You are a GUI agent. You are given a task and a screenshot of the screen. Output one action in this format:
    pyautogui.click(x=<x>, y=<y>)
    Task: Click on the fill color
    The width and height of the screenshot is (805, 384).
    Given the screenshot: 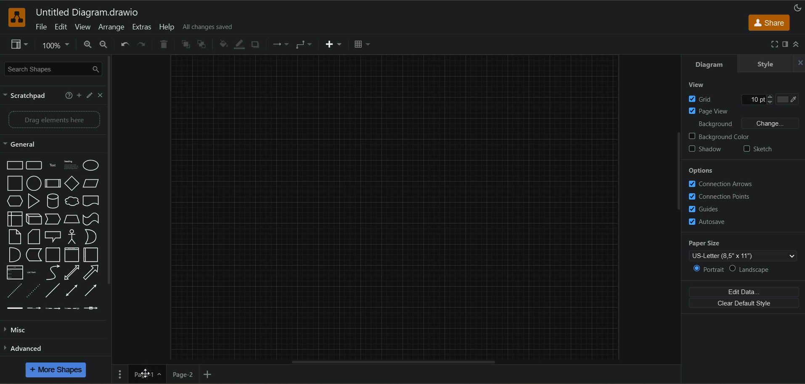 What is the action you would take?
    pyautogui.click(x=225, y=45)
    